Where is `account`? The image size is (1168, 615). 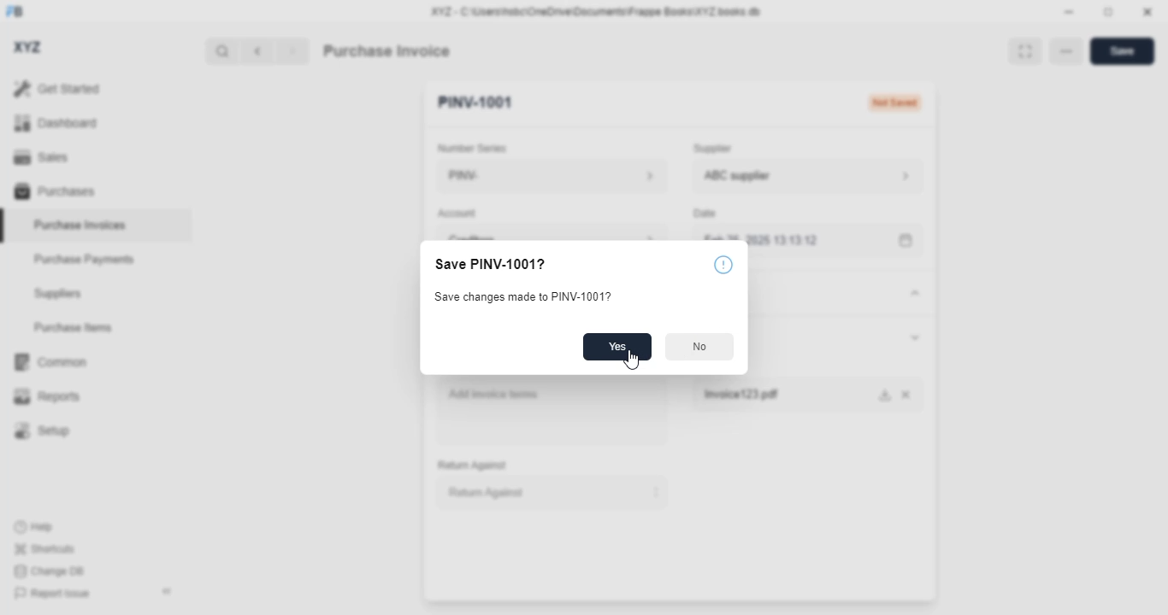 account is located at coordinates (458, 213).